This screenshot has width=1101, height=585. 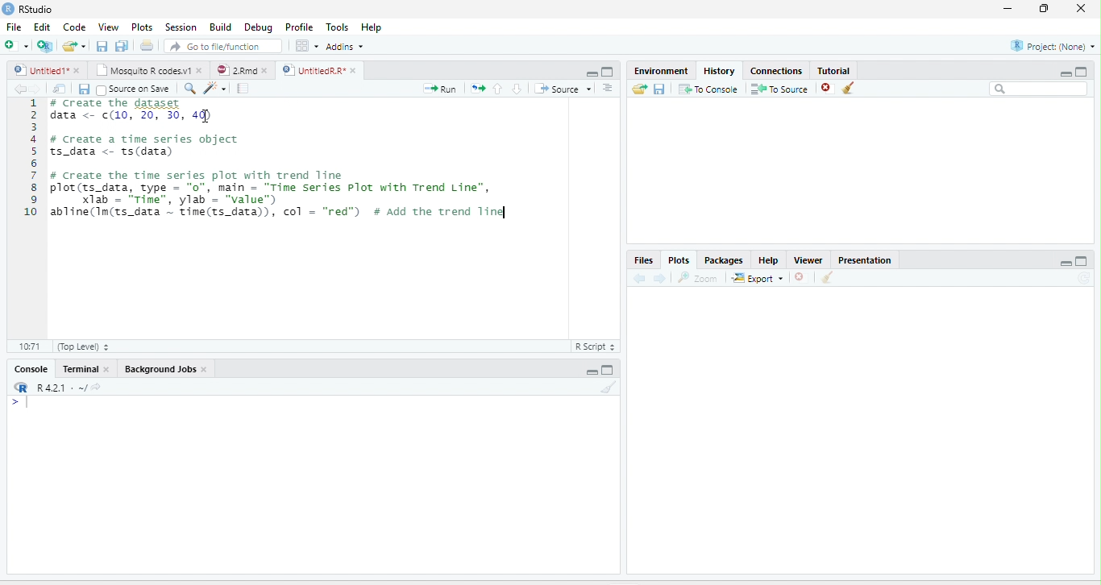 I want to click on View the current working directory, so click(x=97, y=386).